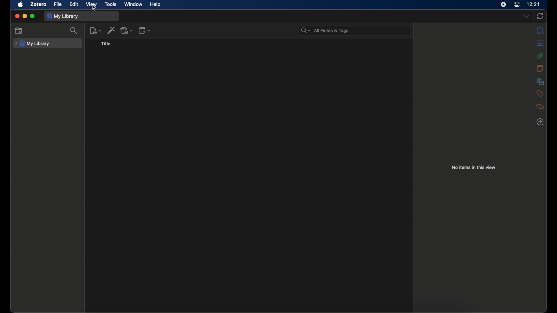  I want to click on title, so click(106, 44).